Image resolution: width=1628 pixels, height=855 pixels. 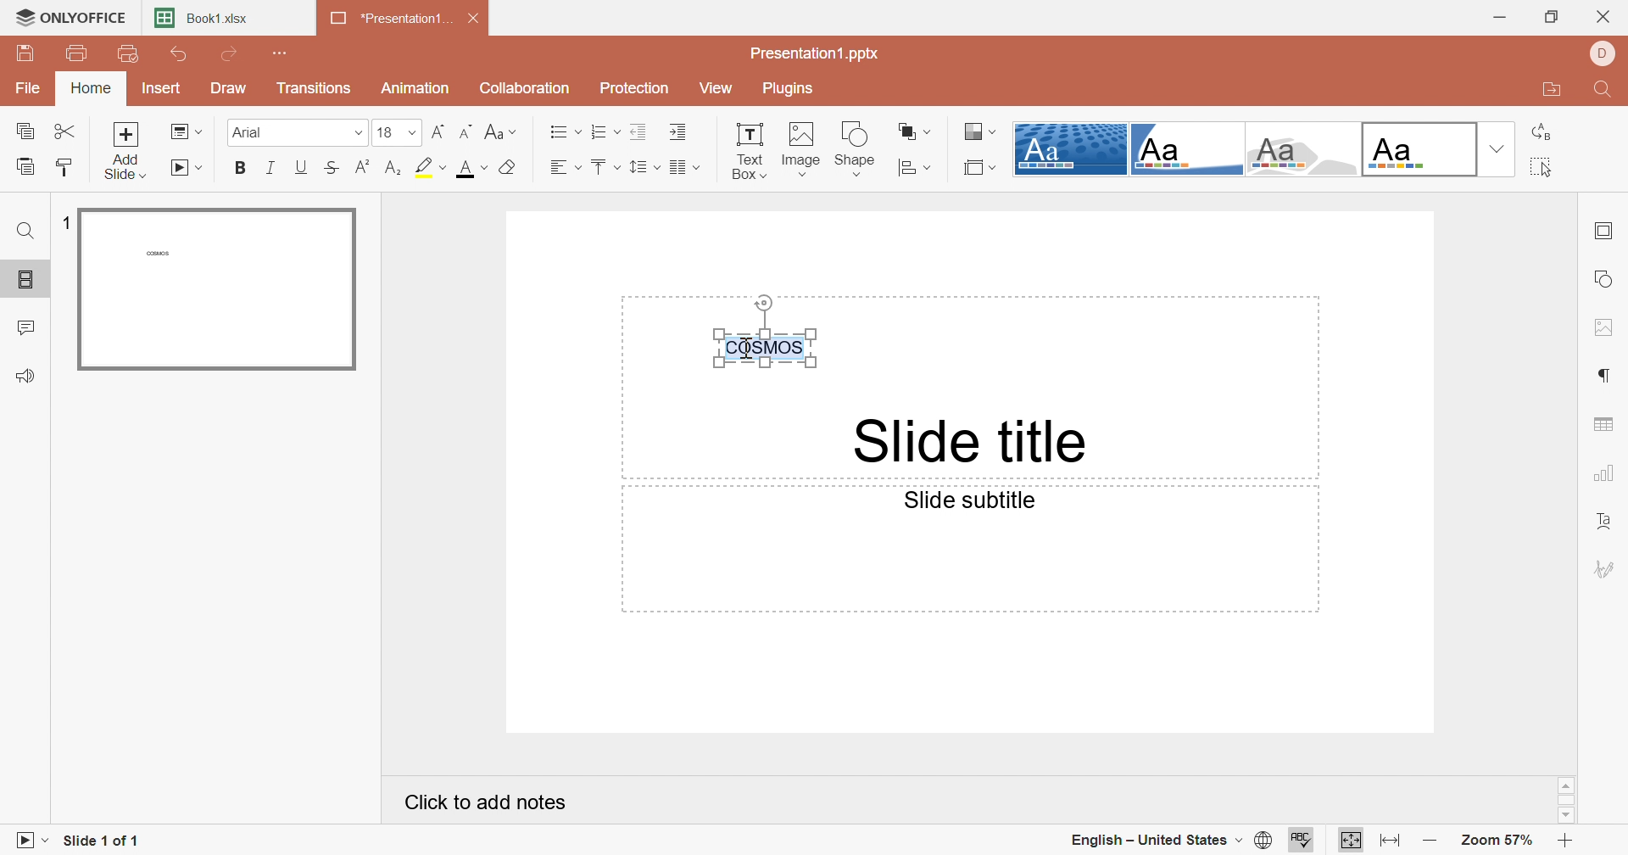 What do you see at coordinates (471, 19) in the screenshot?
I see `Close` at bounding box center [471, 19].